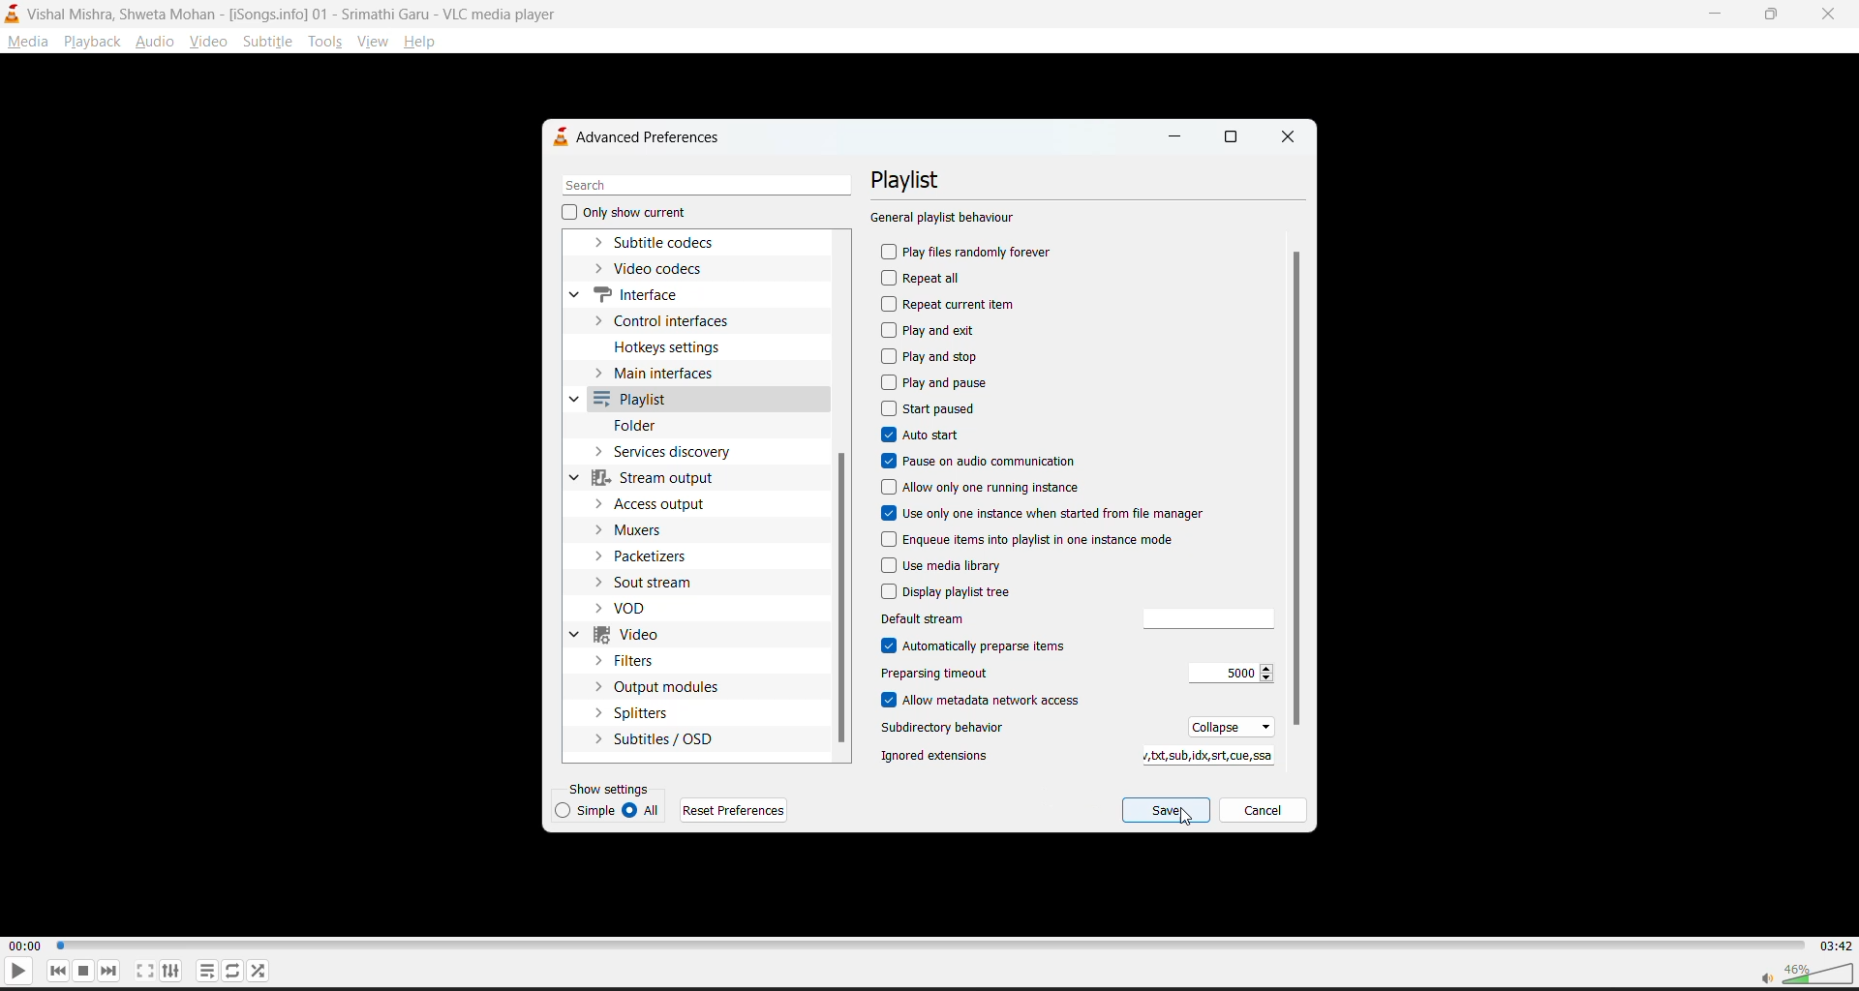 The width and height of the screenshot is (1859, 991). I want to click on advanced preferences, so click(646, 138).